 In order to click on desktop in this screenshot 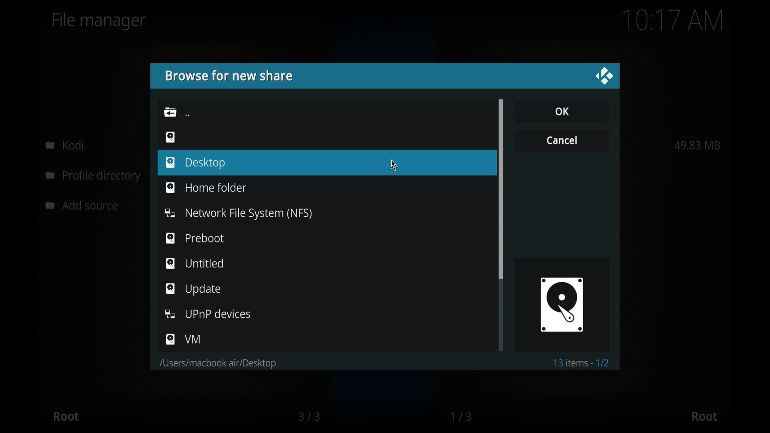, I will do `click(195, 163)`.